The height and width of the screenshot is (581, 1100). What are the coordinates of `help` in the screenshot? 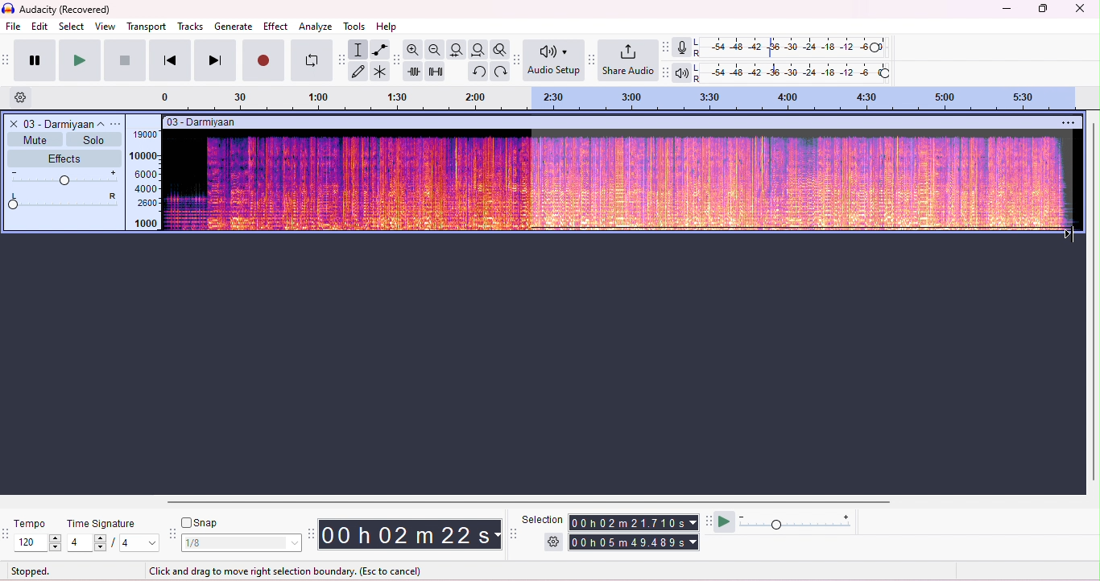 It's located at (388, 27).